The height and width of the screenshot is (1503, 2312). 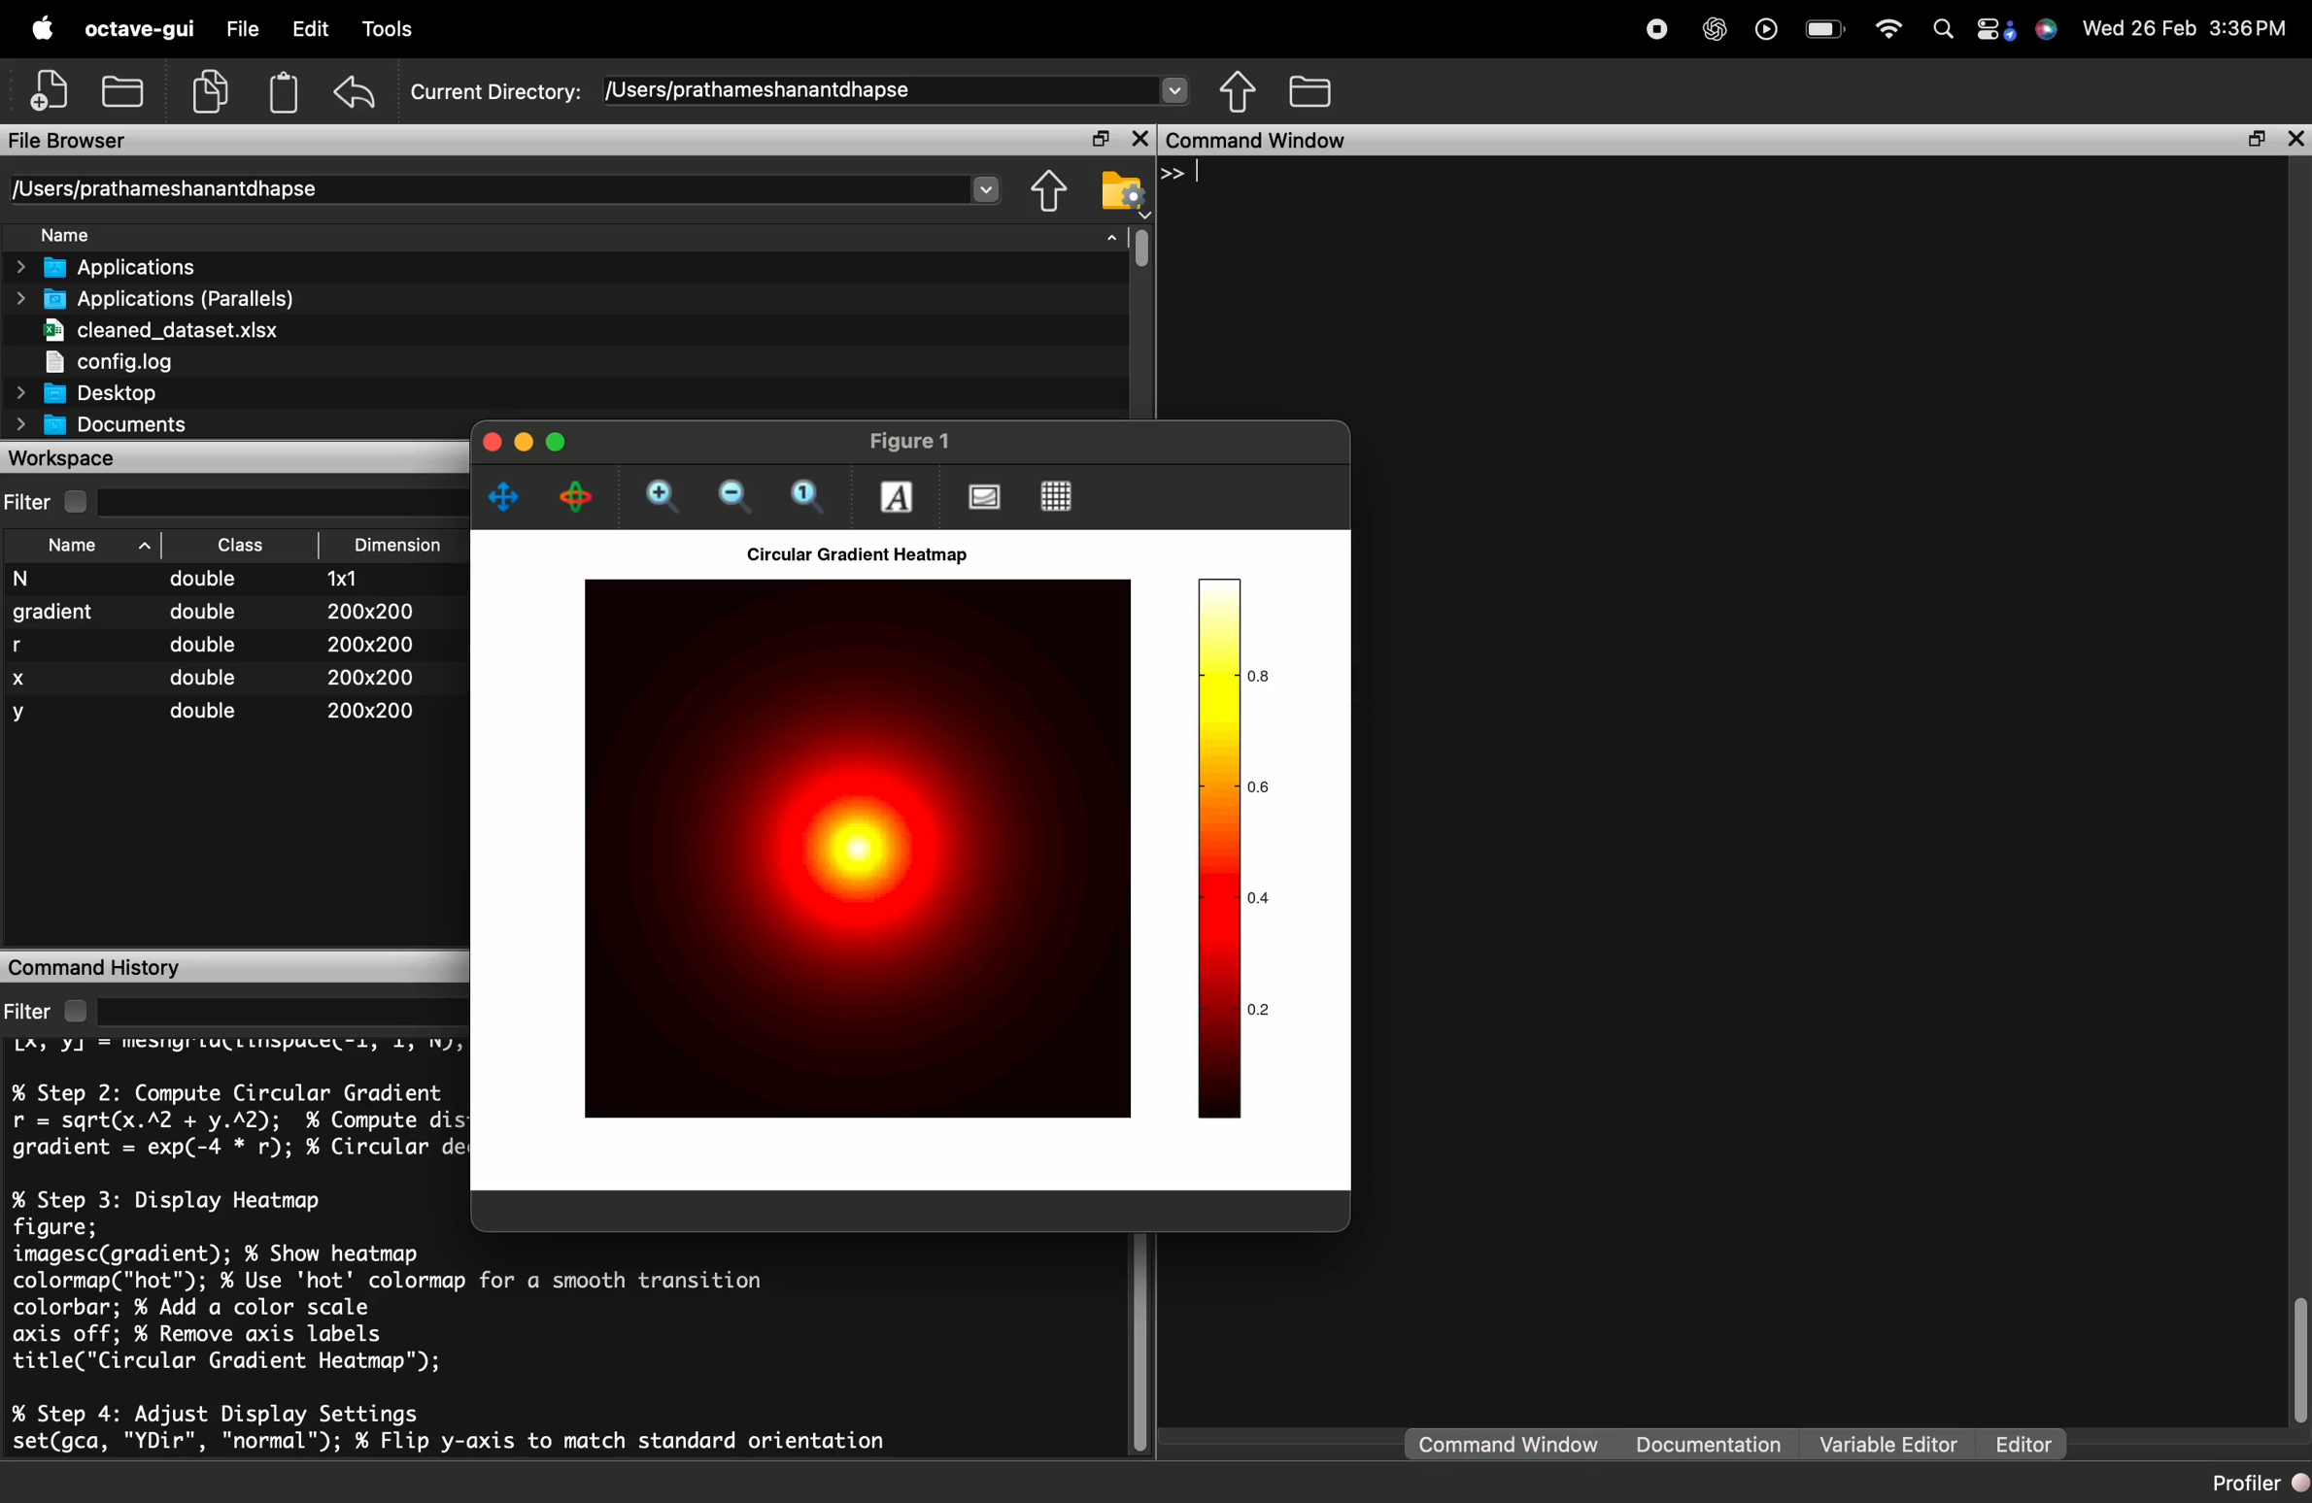 I want to click on Debug, so click(x=391, y=29).